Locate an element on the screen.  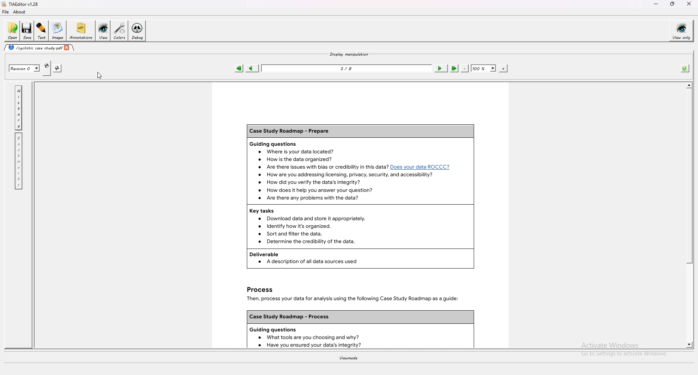
Download data and store it appropriately. is located at coordinates (310, 218).